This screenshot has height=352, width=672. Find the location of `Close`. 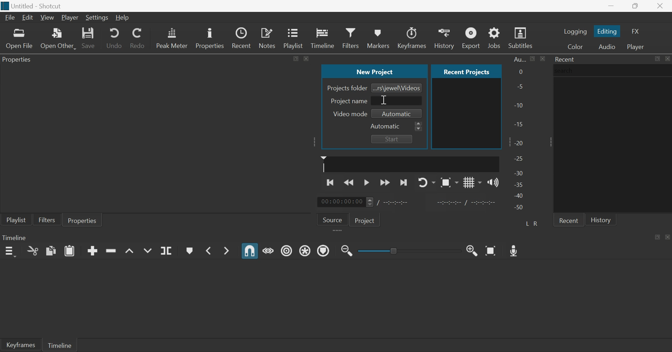

Close is located at coordinates (661, 6).